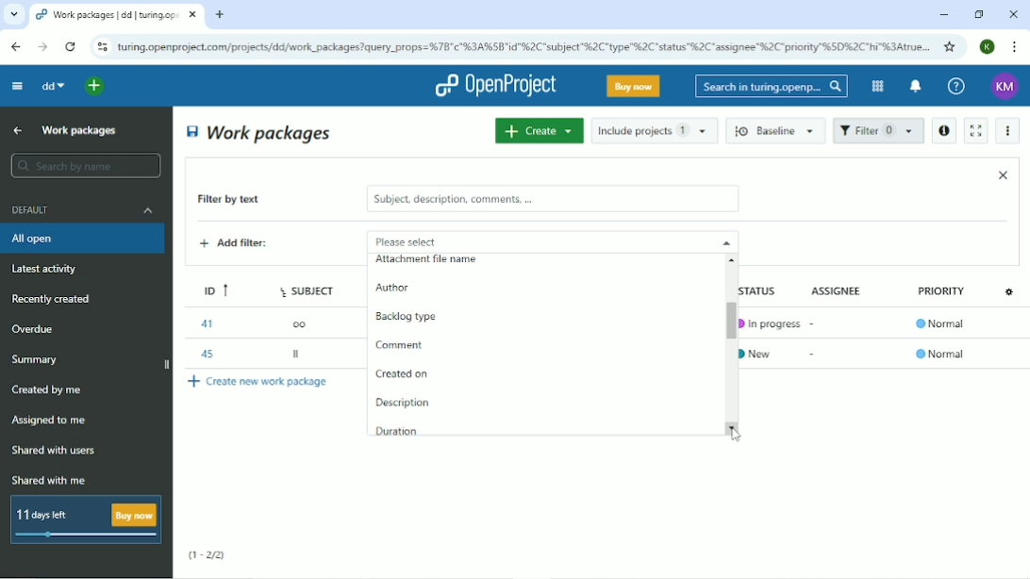  I want to click on Assignee, so click(840, 289).